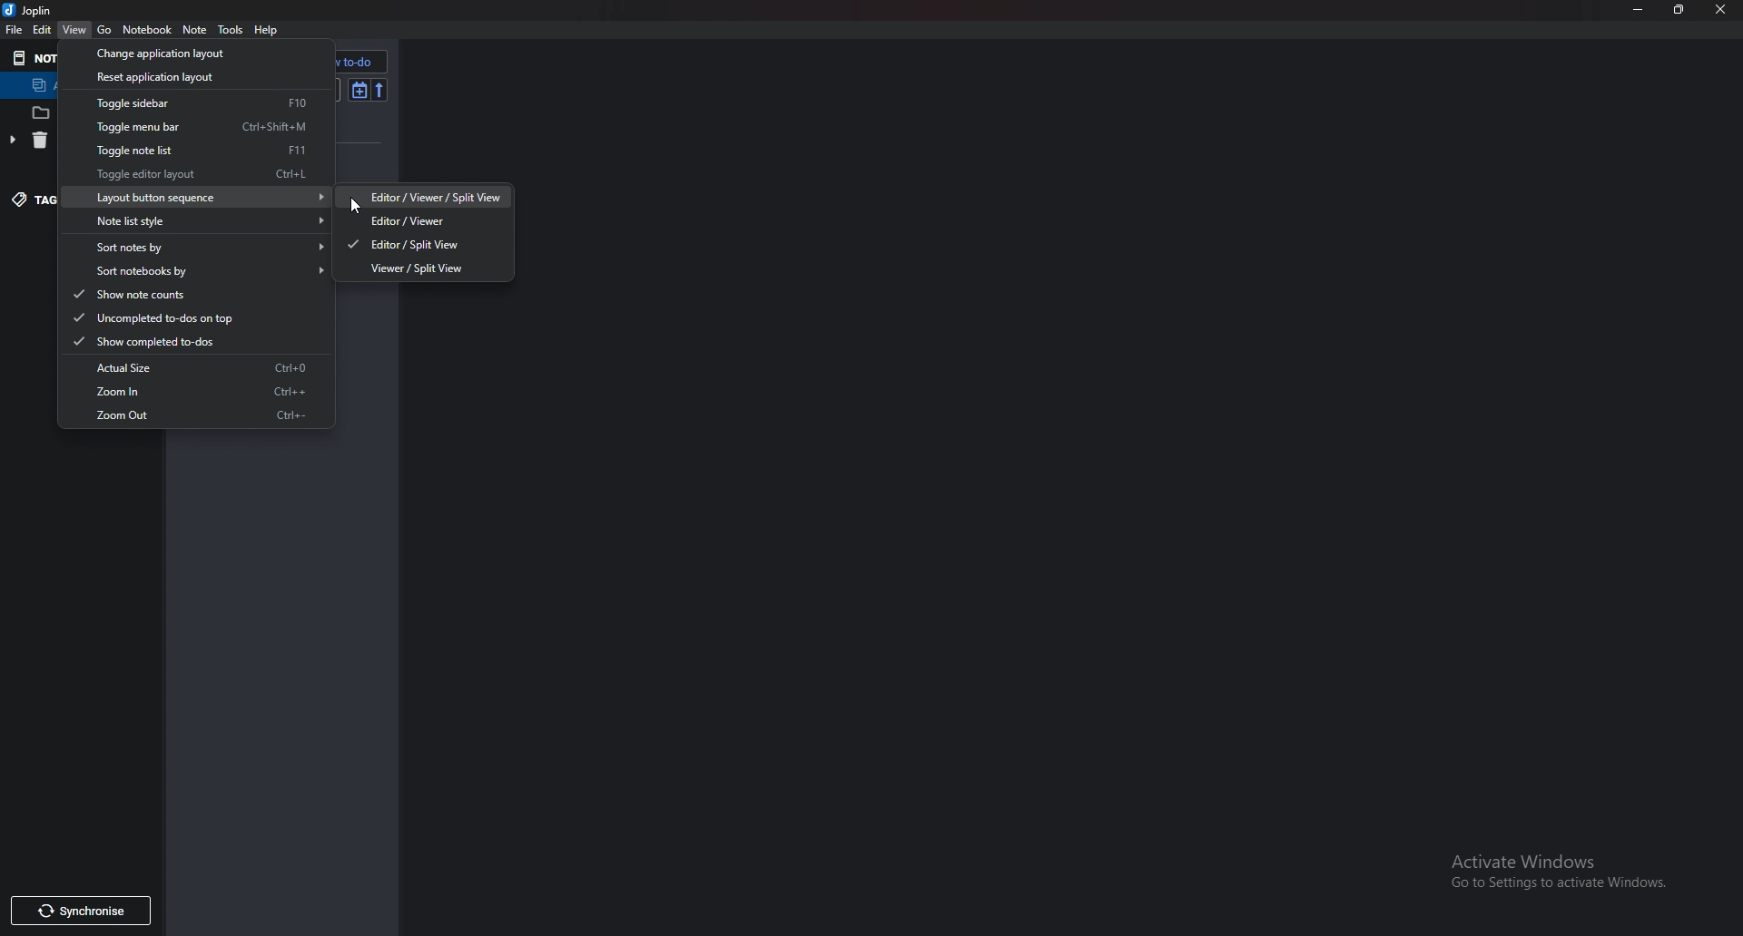  What do you see at coordinates (193, 129) in the screenshot?
I see `toggle menu bar` at bounding box center [193, 129].